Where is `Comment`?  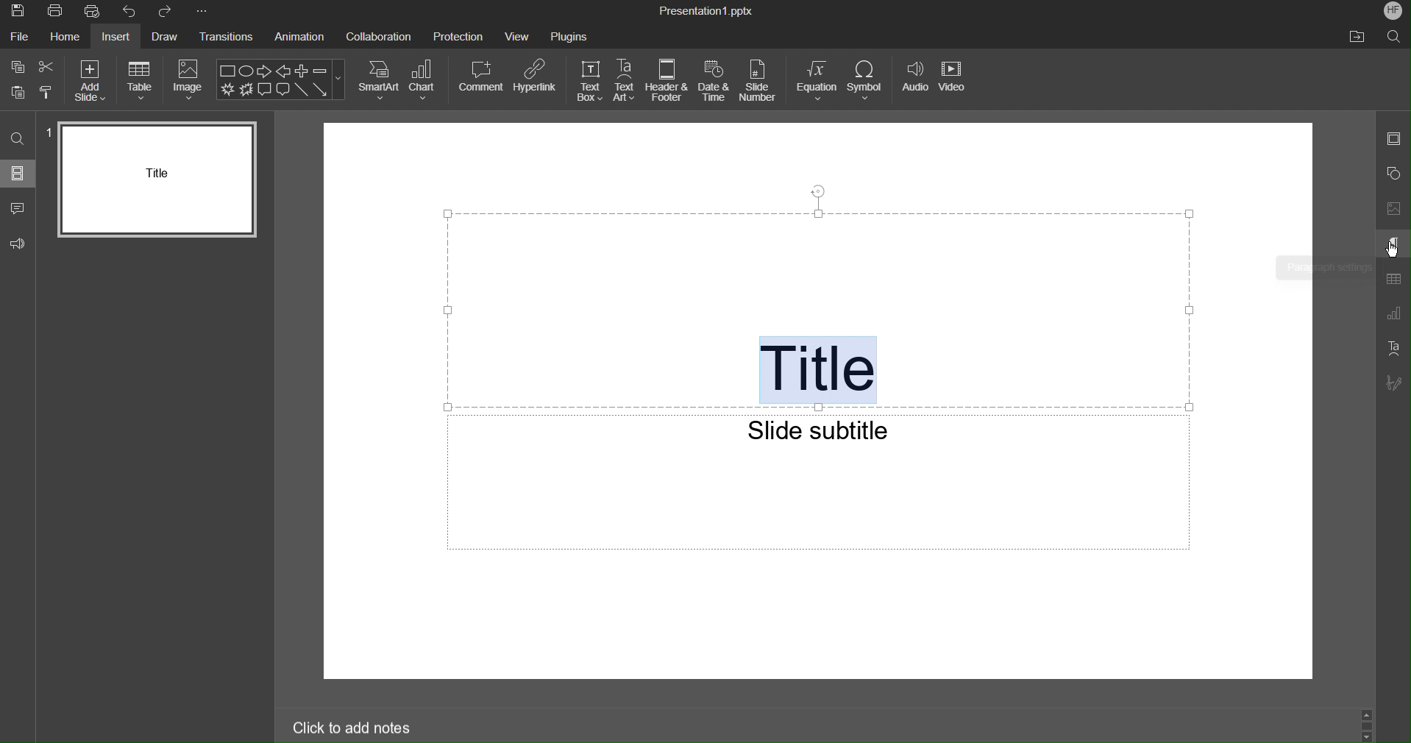
Comment is located at coordinates (480, 79).